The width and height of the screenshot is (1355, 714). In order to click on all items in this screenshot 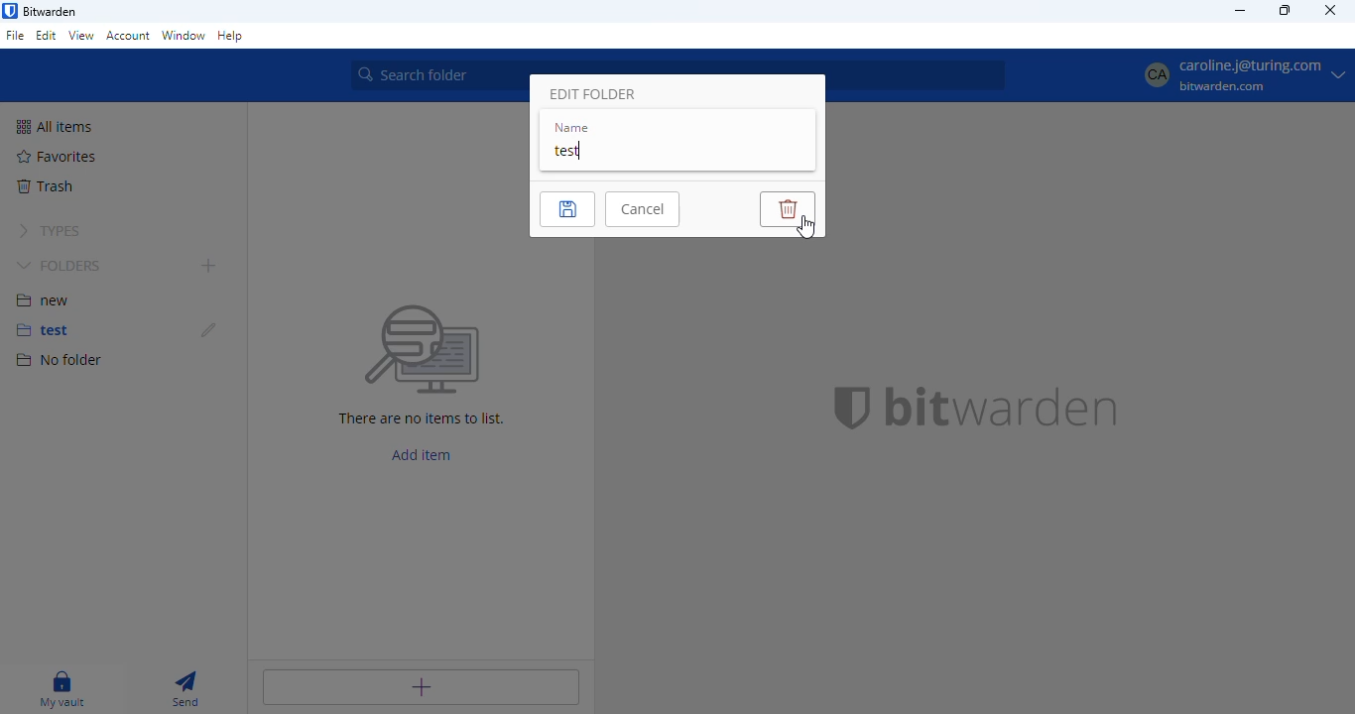, I will do `click(60, 127)`.